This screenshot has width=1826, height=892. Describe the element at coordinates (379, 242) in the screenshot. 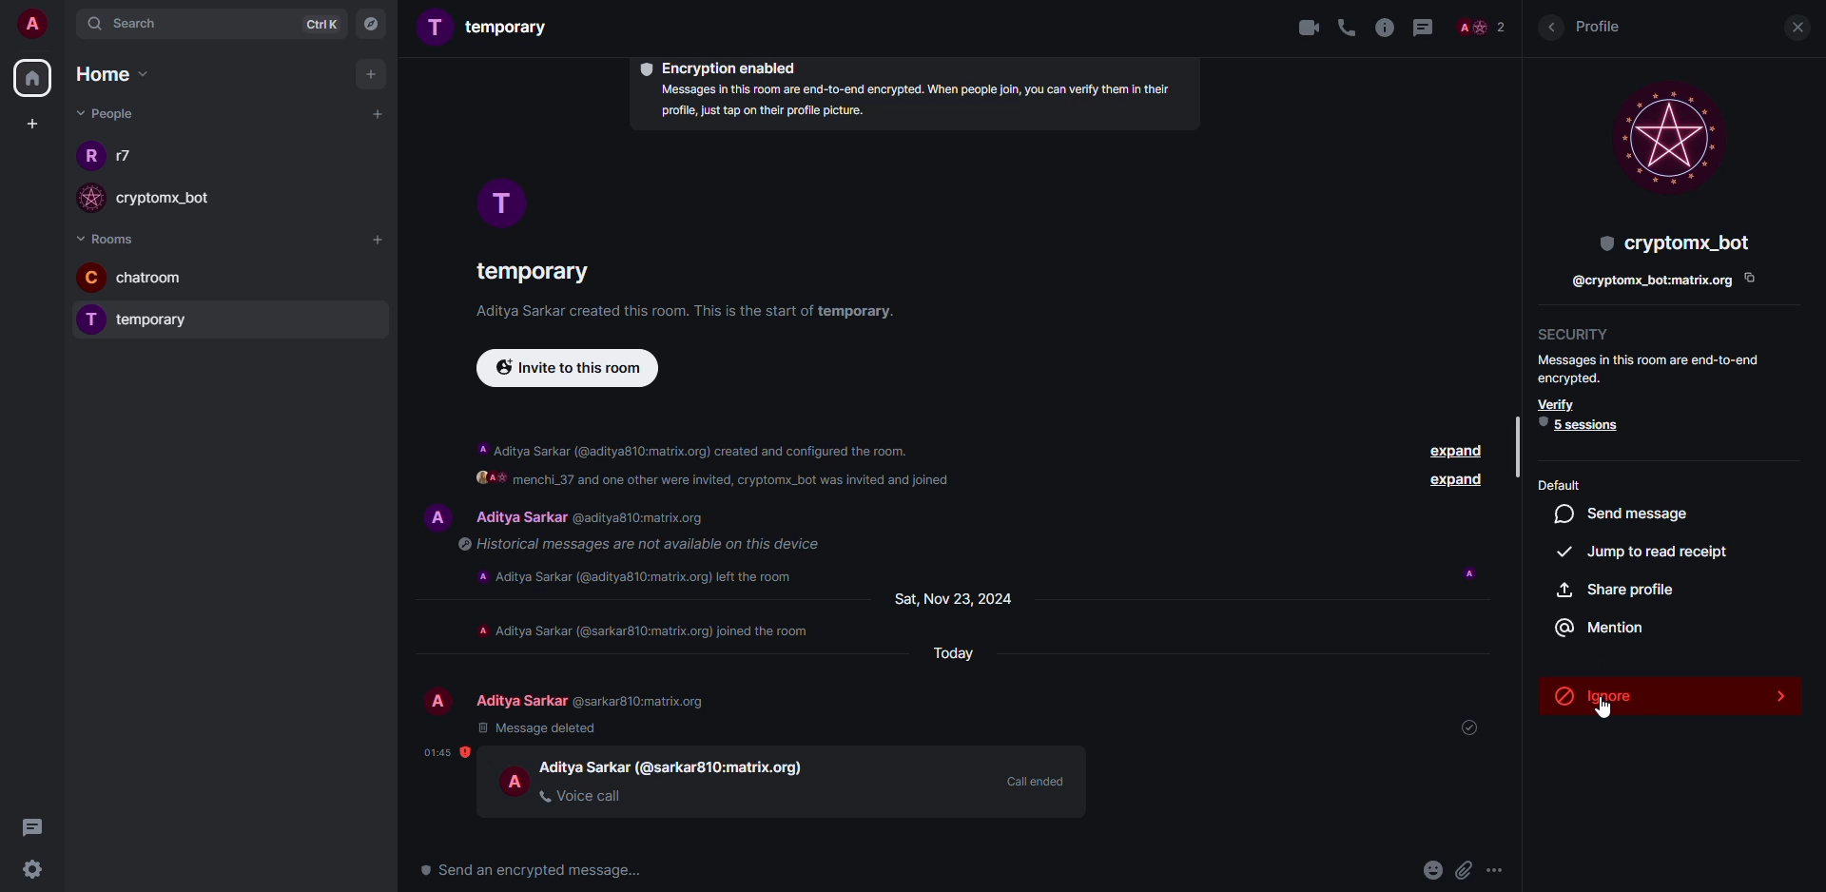

I see `add` at that location.